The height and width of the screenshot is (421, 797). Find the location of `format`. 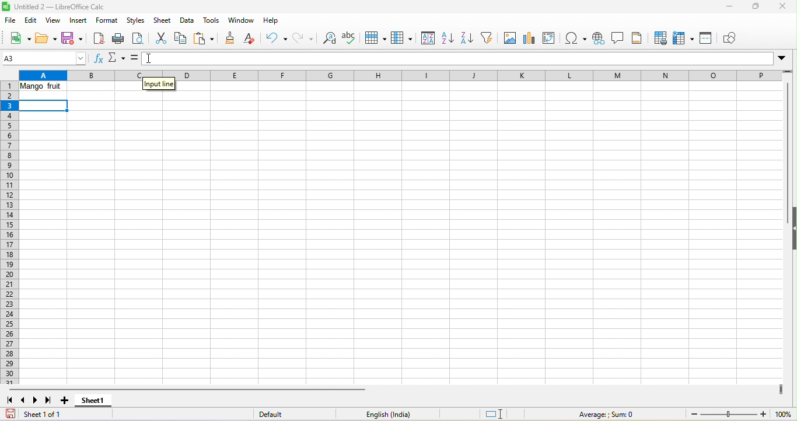

format is located at coordinates (107, 22).